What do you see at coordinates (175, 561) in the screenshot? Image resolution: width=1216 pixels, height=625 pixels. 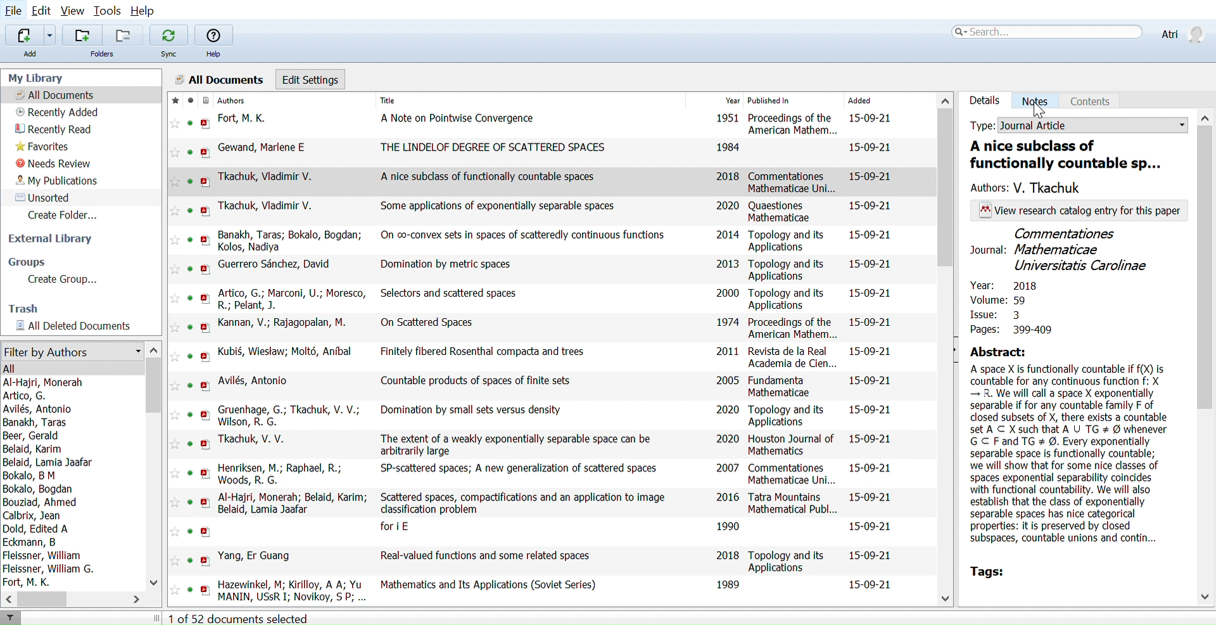 I see `Add this reference to favorites` at bounding box center [175, 561].